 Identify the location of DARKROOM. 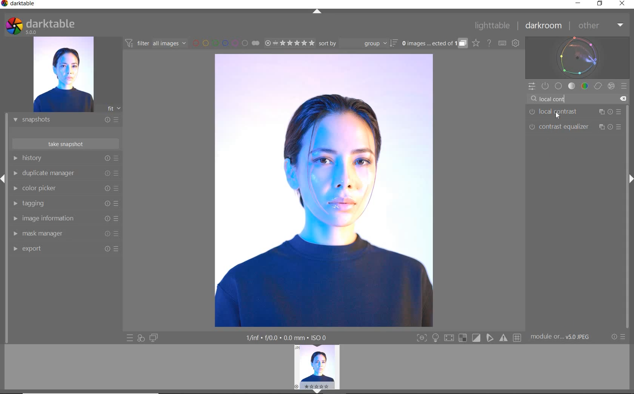
(544, 26).